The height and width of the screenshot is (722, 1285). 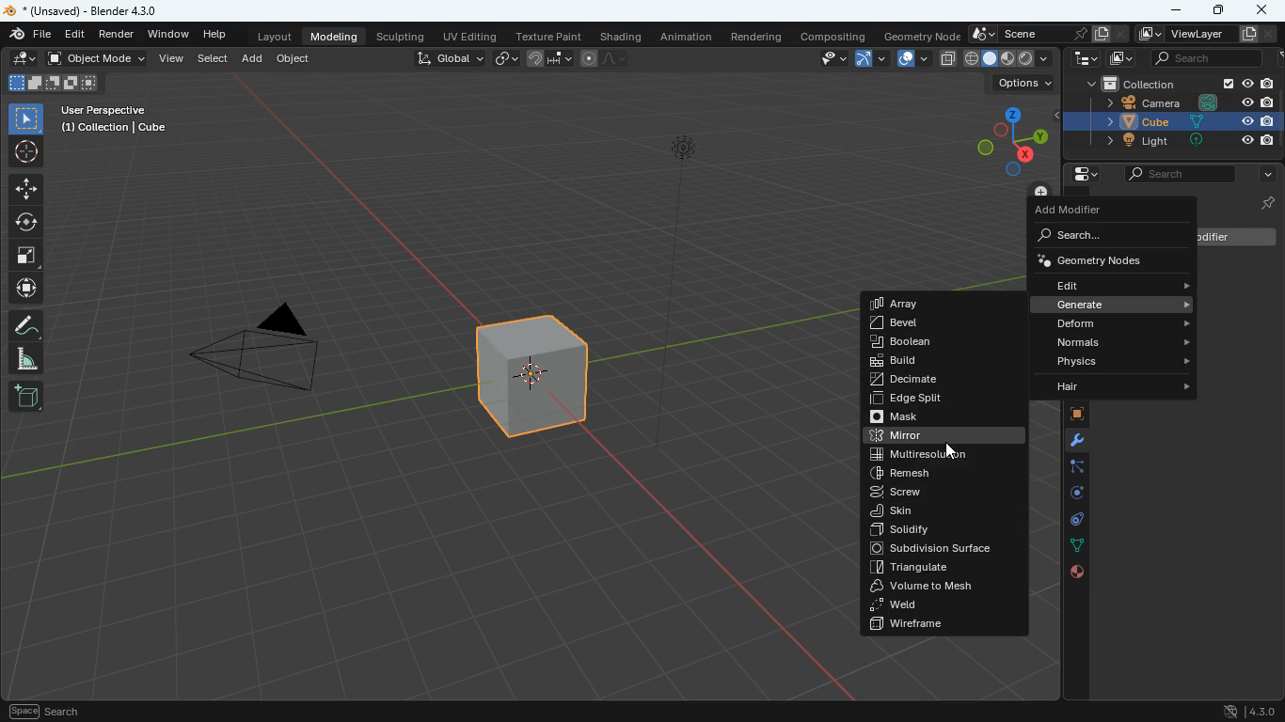 I want to click on add, so click(x=25, y=397).